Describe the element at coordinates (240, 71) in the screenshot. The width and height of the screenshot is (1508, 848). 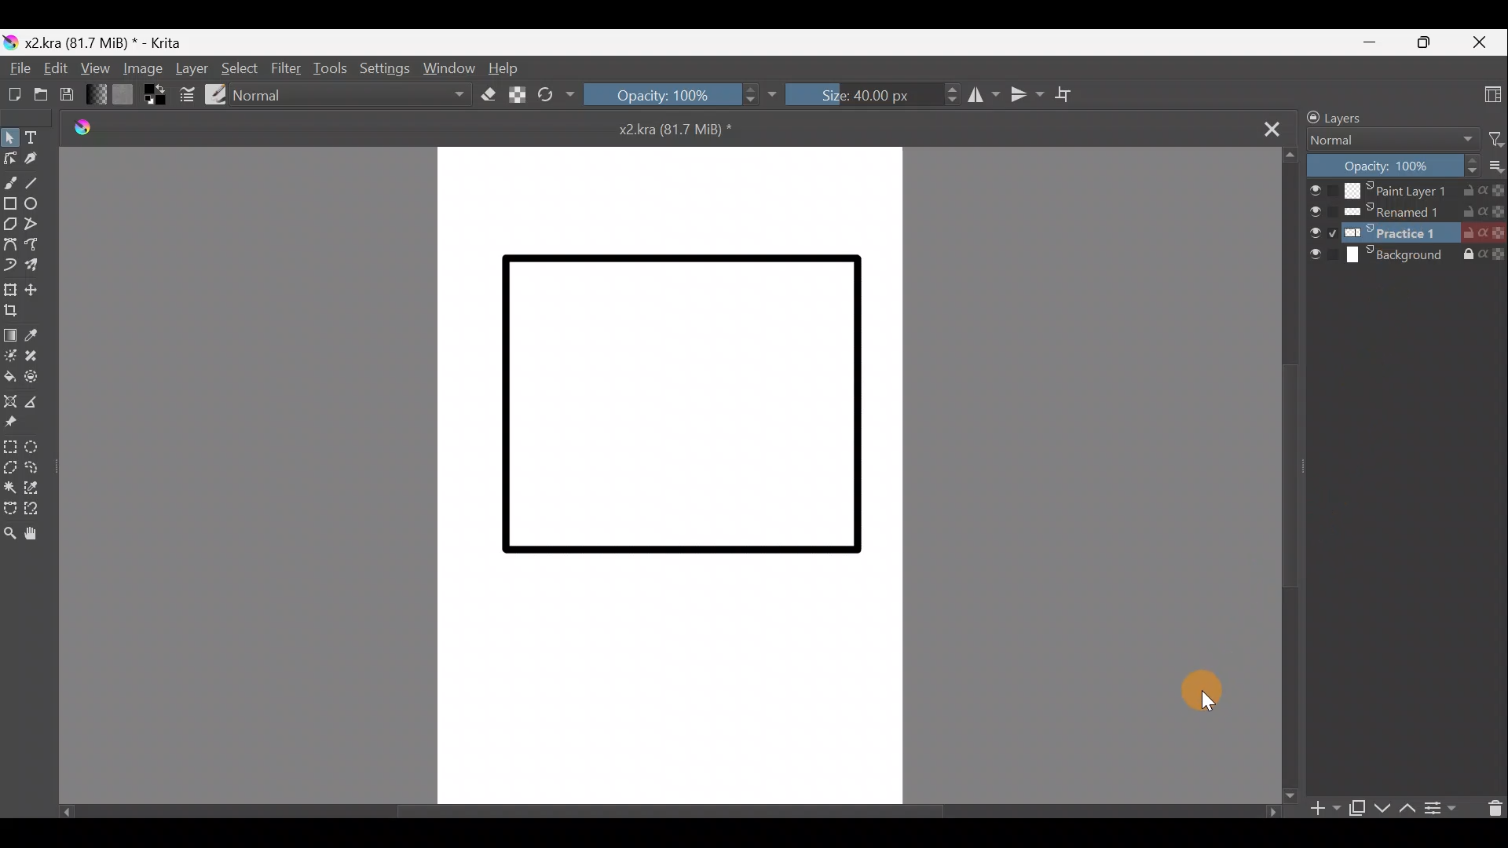
I see `Select` at that location.